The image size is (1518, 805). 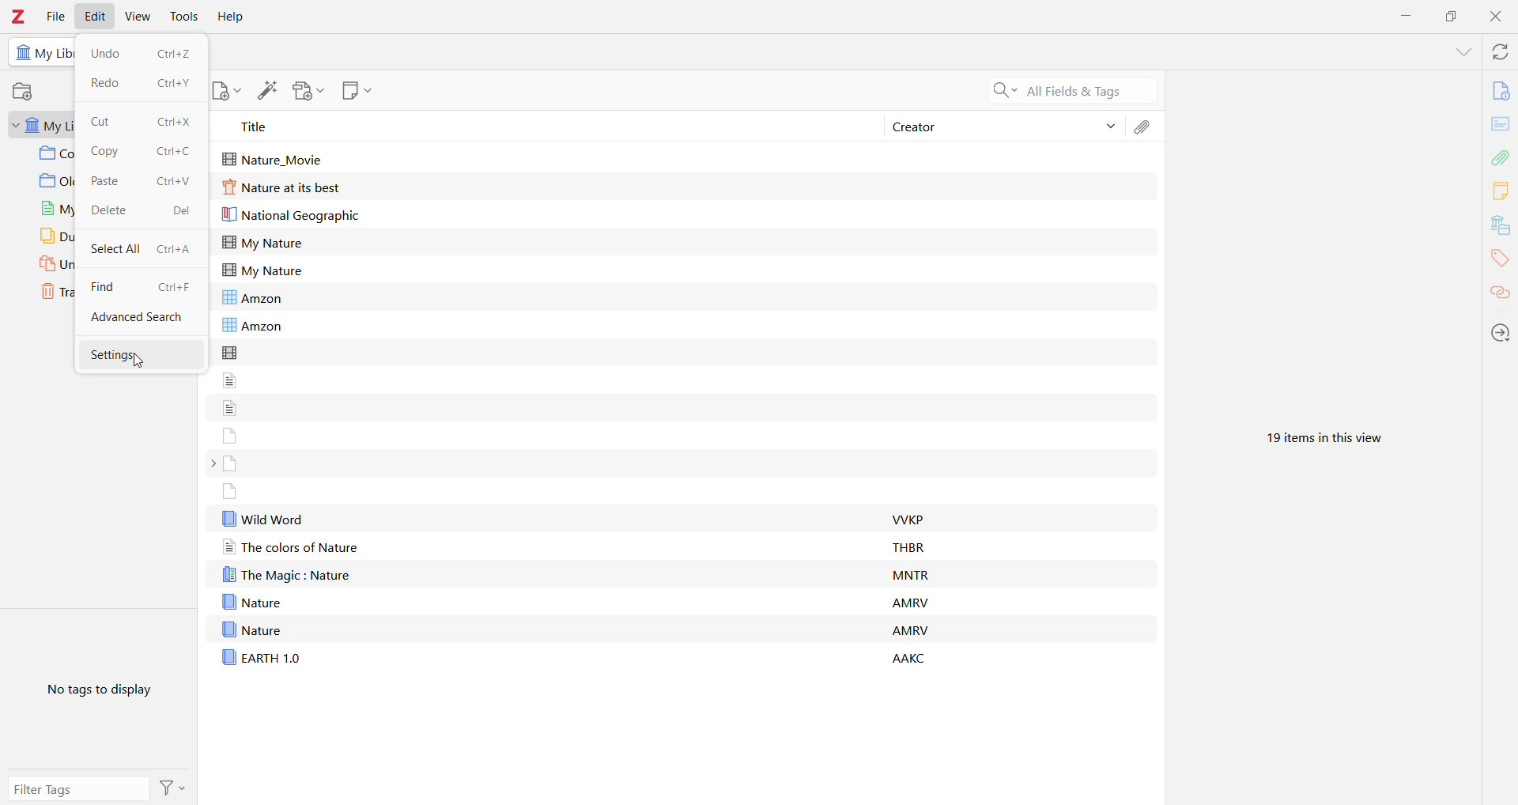 What do you see at coordinates (142, 353) in the screenshot?
I see `Settings` at bounding box center [142, 353].